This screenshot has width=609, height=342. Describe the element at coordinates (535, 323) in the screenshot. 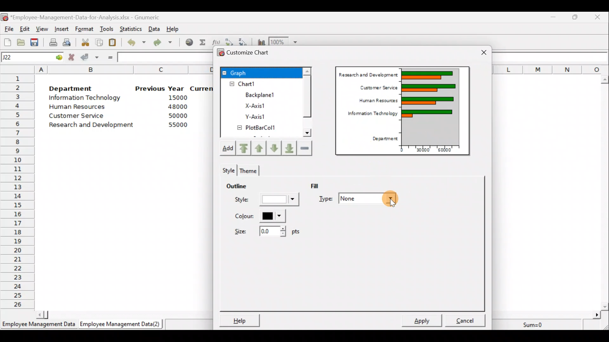

I see `Sum=0` at that location.